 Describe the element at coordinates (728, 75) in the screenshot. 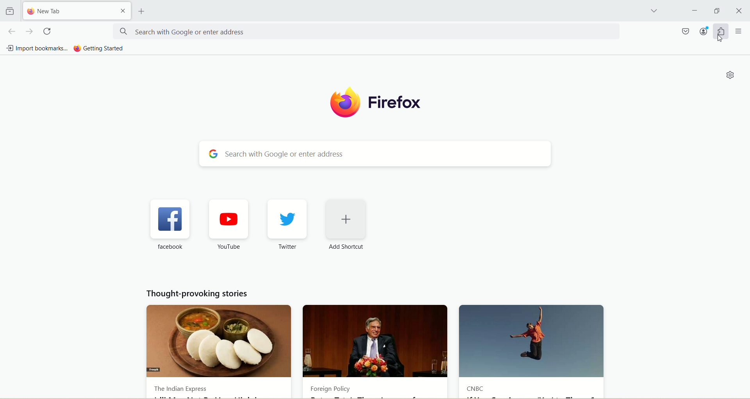

I see `Settings` at that location.